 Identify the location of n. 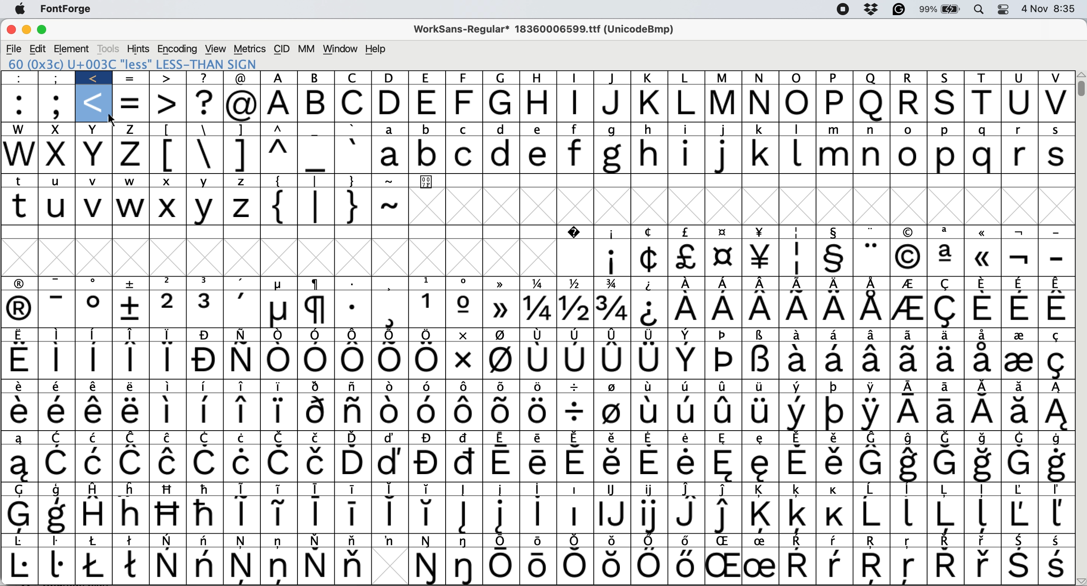
(872, 130).